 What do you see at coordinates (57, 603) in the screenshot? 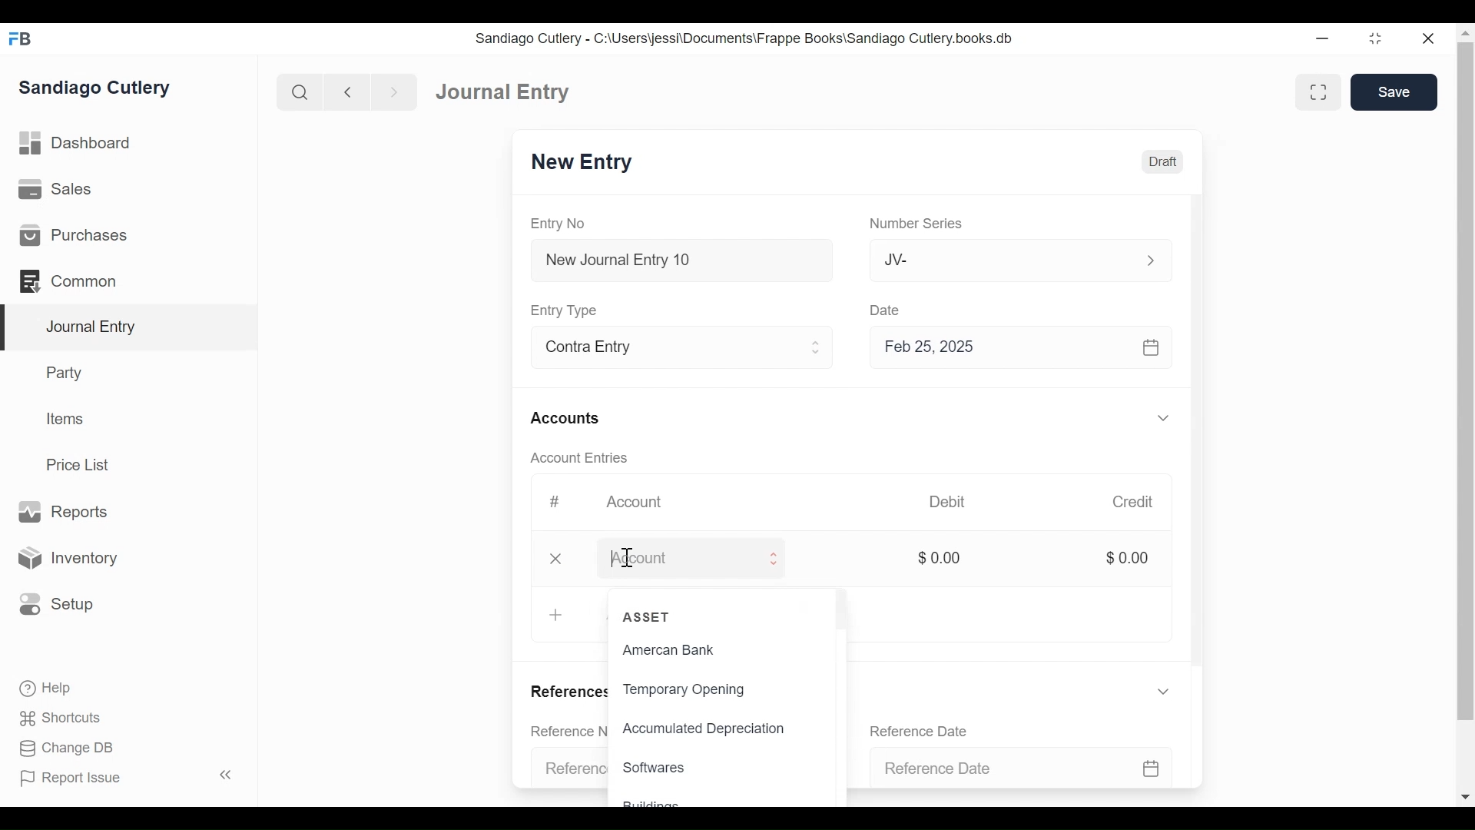
I see `Setup` at bounding box center [57, 603].